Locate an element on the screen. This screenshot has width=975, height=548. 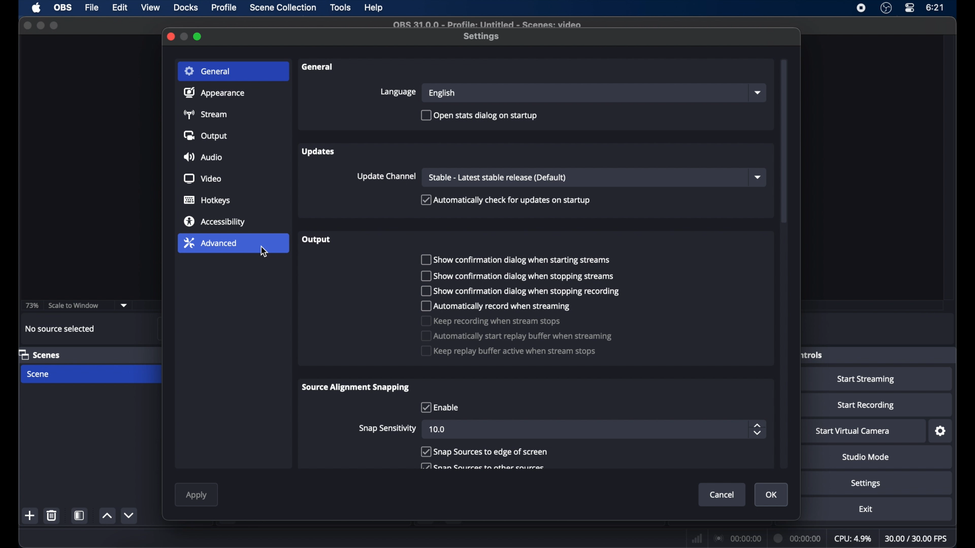
network is located at coordinates (695, 538).